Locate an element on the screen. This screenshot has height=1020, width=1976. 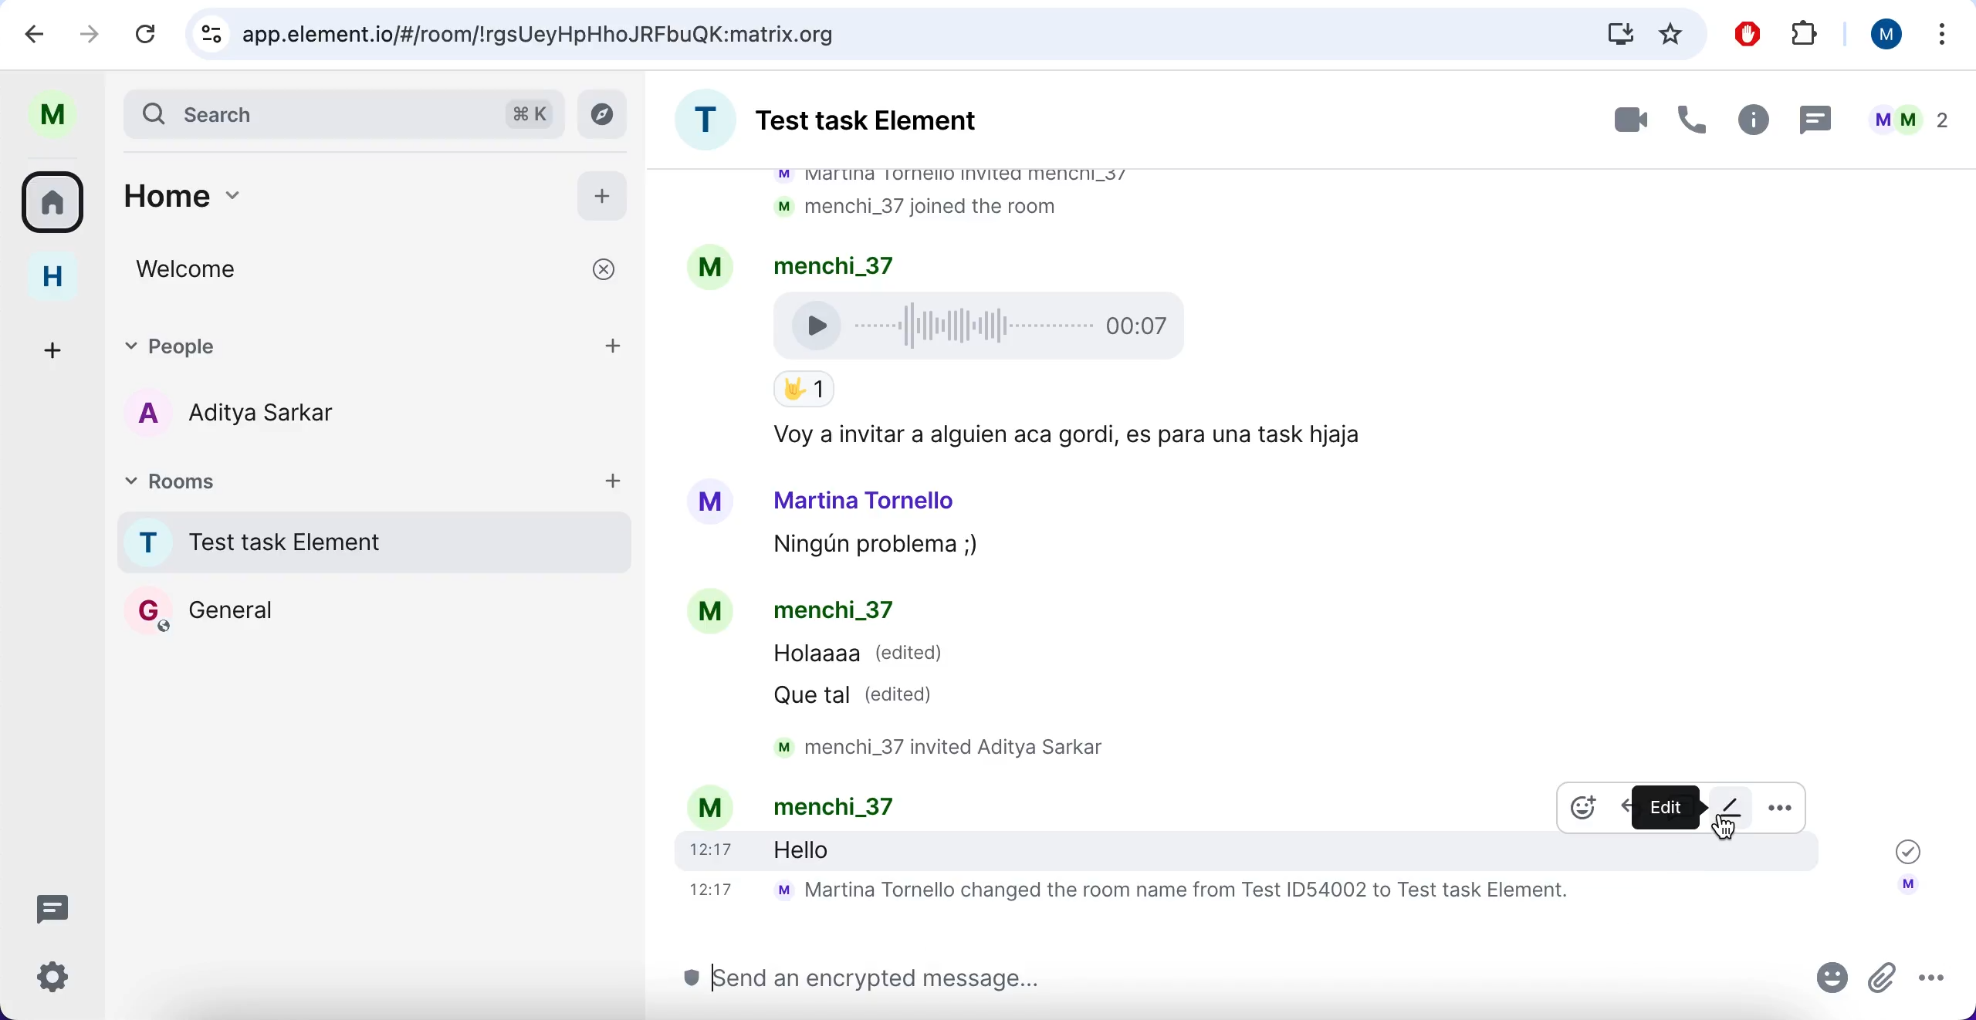
more options is located at coordinates (1935, 36).